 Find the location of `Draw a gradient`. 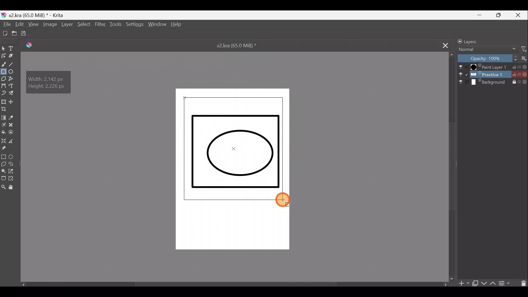

Draw a gradient is located at coordinates (4, 117).